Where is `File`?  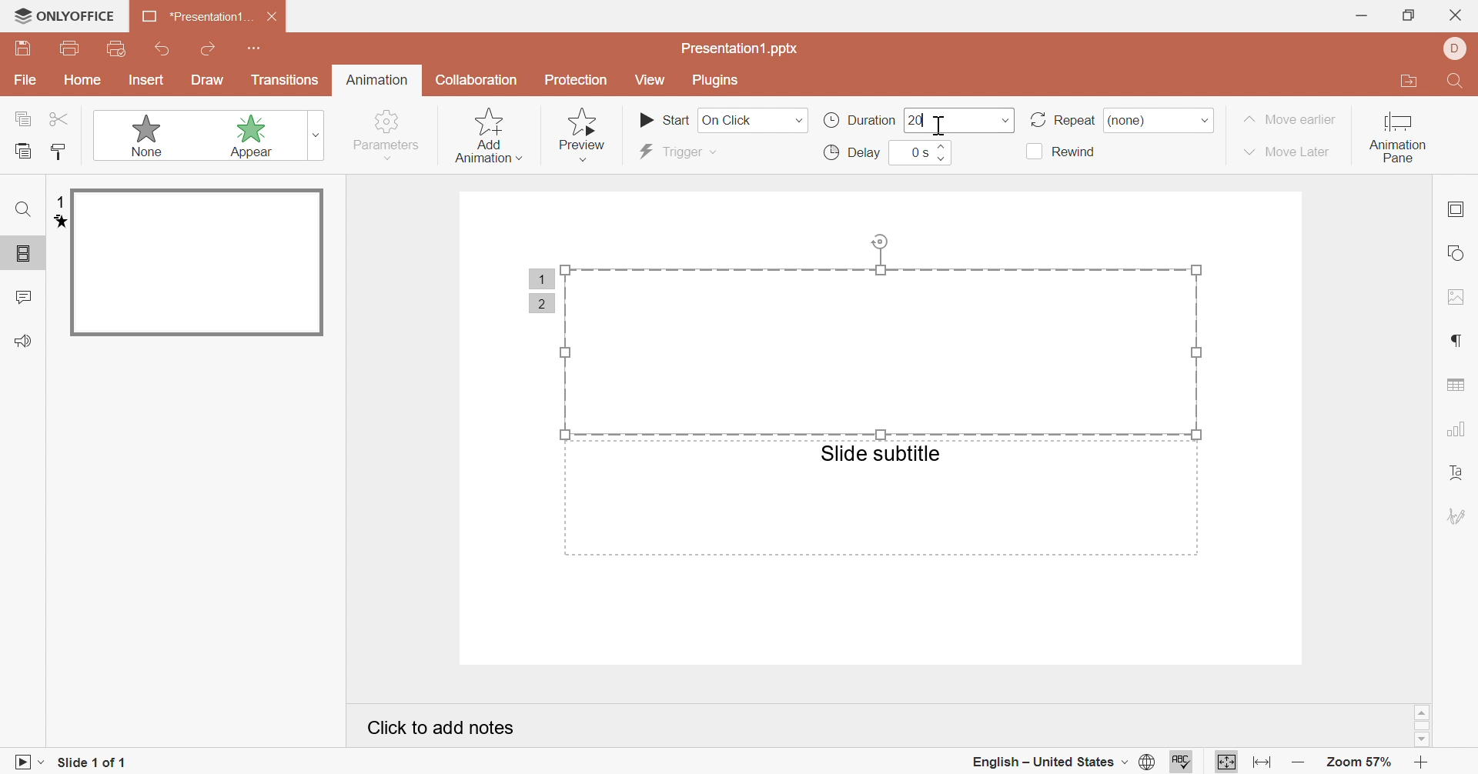
File is located at coordinates (26, 80).